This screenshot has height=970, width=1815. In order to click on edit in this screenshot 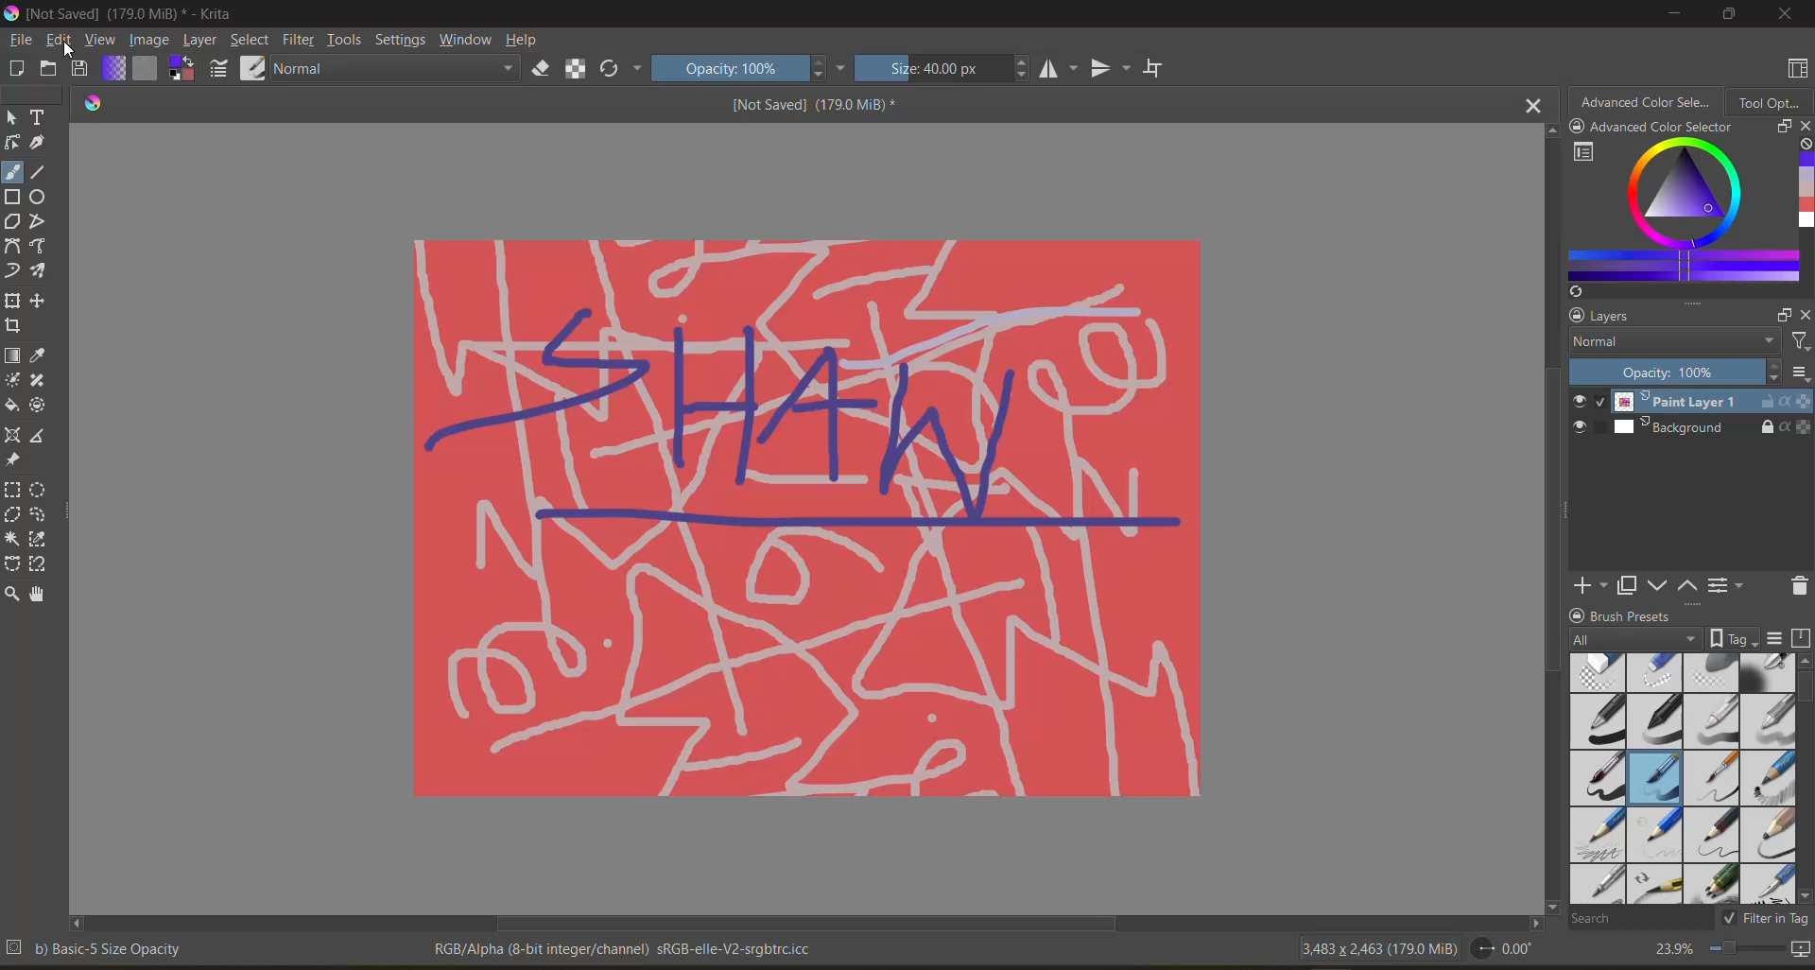, I will do `click(60, 40)`.